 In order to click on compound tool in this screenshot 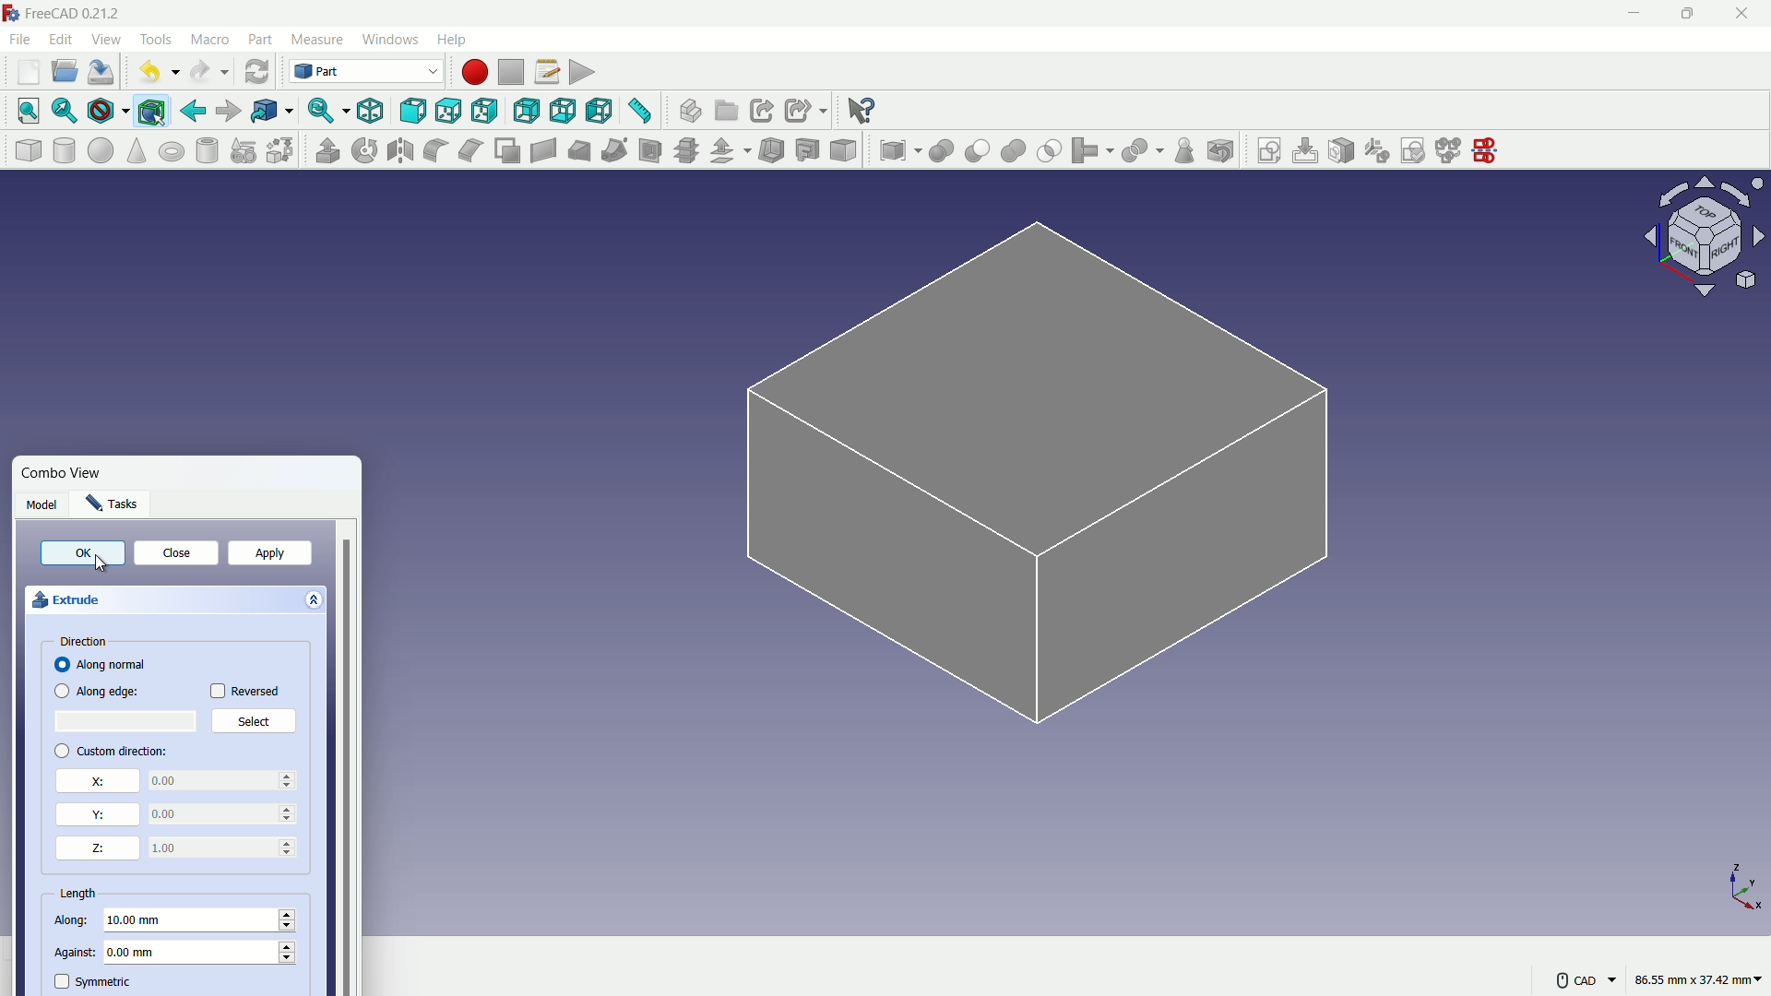, I will do `click(901, 152)`.